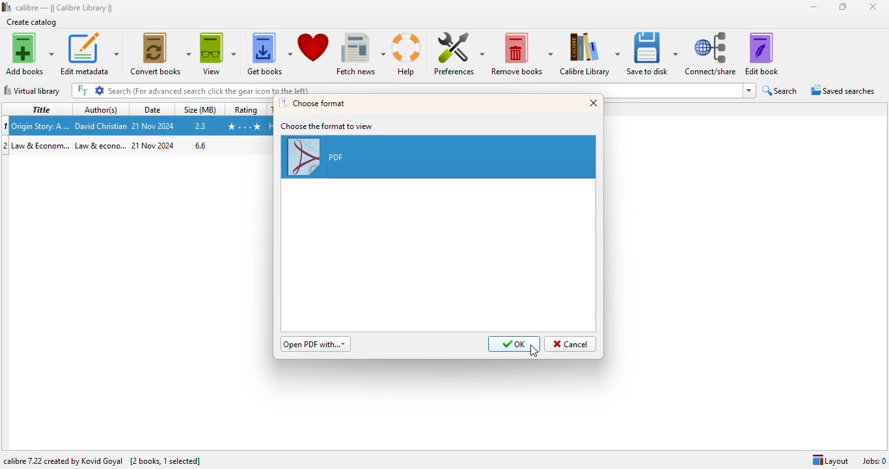 Image resolution: width=889 pixels, height=469 pixels. What do you see at coordinates (843, 7) in the screenshot?
I see `maximize` at bounding box center [843, 7].